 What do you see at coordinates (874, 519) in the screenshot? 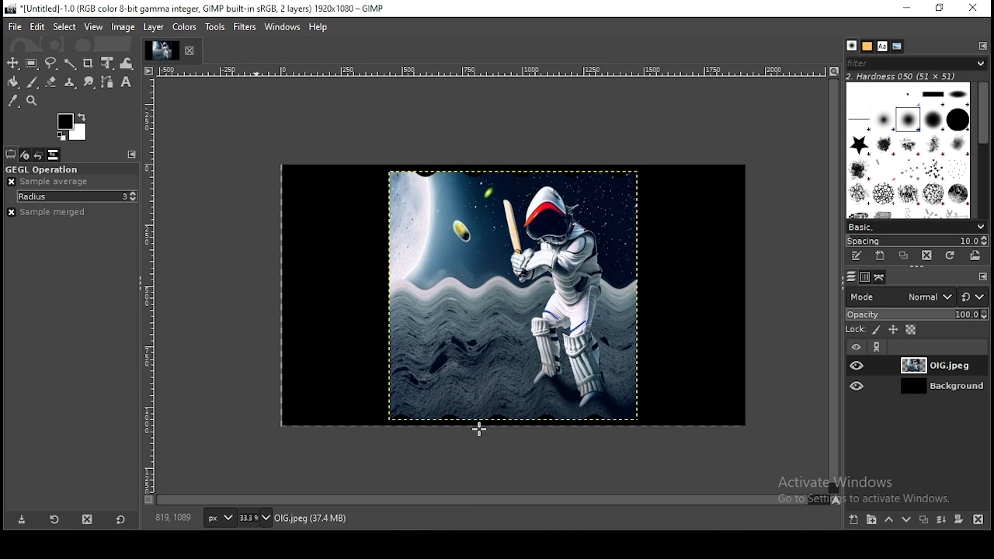
I see `create a new layer group` at bounding box center [874, 519].